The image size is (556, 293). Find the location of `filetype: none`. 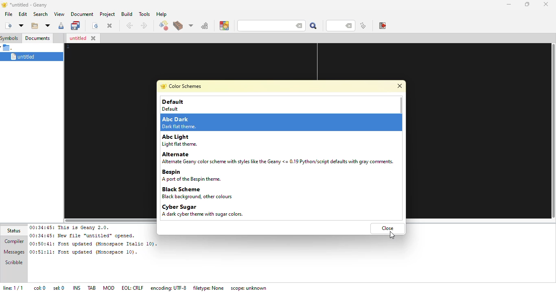

filetype: none is located at coordinates (209, 287).